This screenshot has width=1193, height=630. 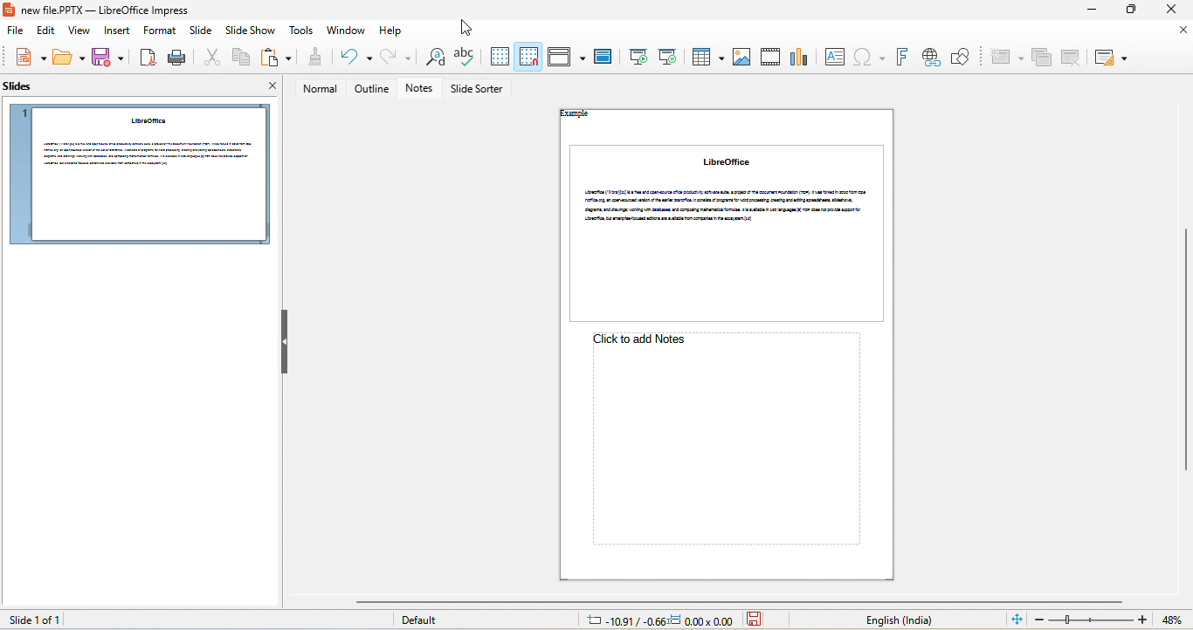 I want to click on vertical scrollbar, so click(x=1185, y=351).